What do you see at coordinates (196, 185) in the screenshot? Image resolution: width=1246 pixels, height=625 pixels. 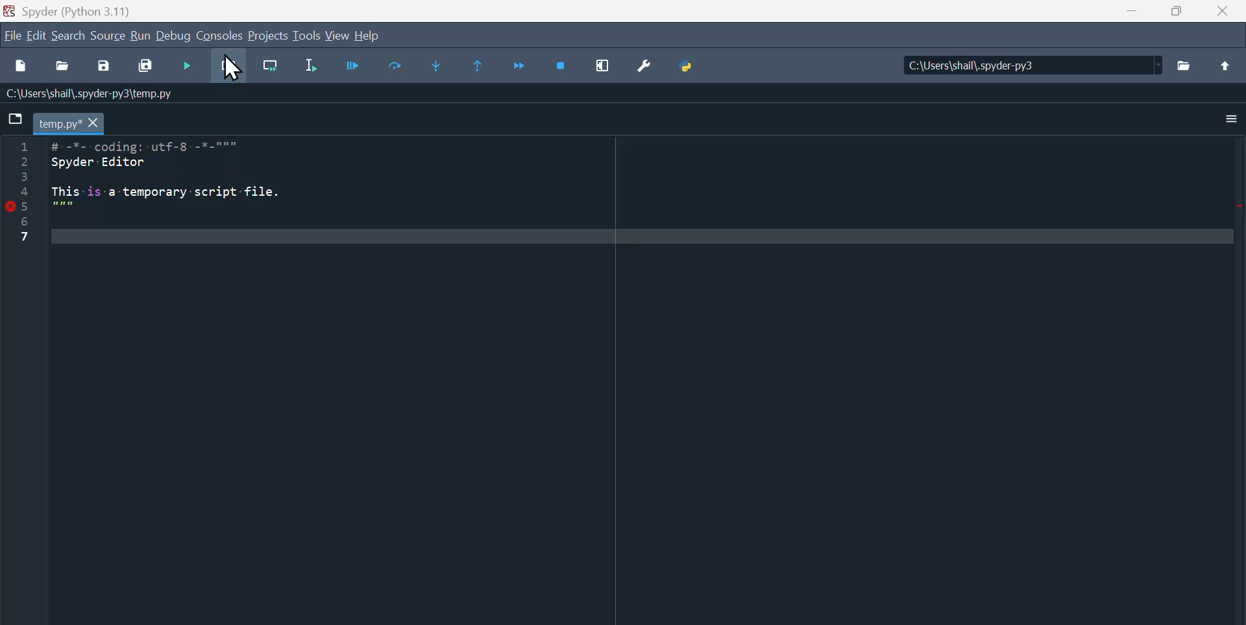 I see `HES ES coding SUE Eo 8ES Eon
Spyder Editor
This is a temporary script file.` at bounding box center [196, 185].